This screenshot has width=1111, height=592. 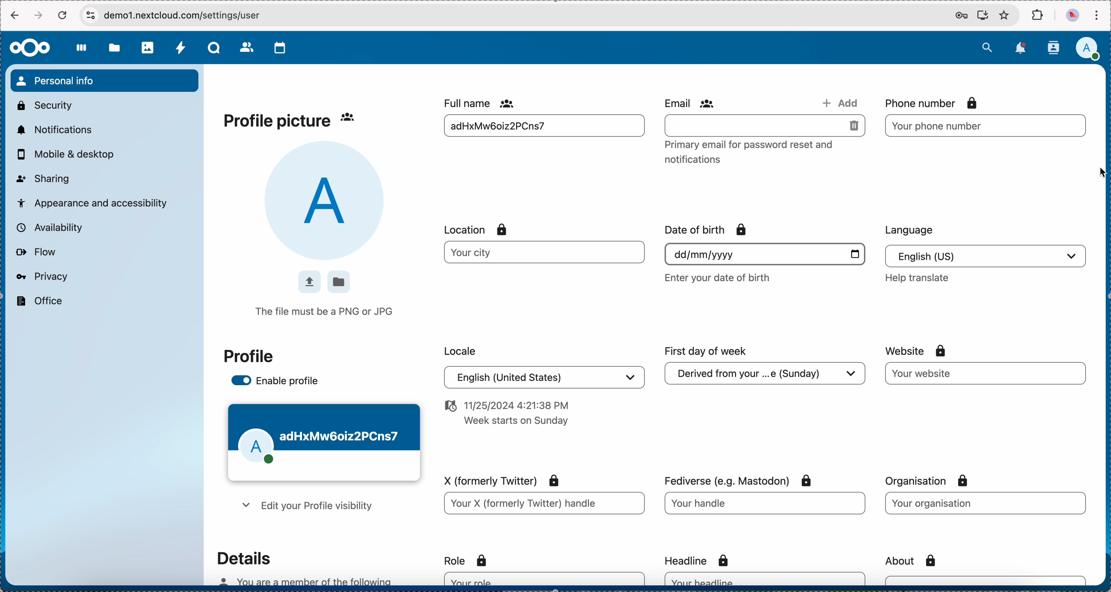 What do you see at coordinates (339, 282) in the screenshot?
I see `location` at bounding box center [339, 282].